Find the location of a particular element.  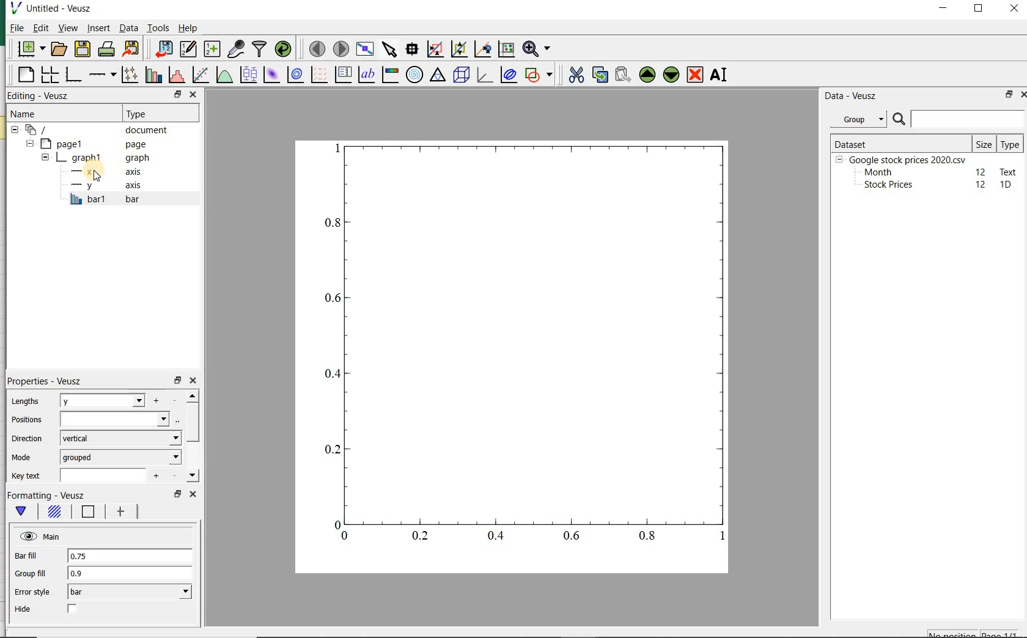

Name is located at coordinates (31, 114).